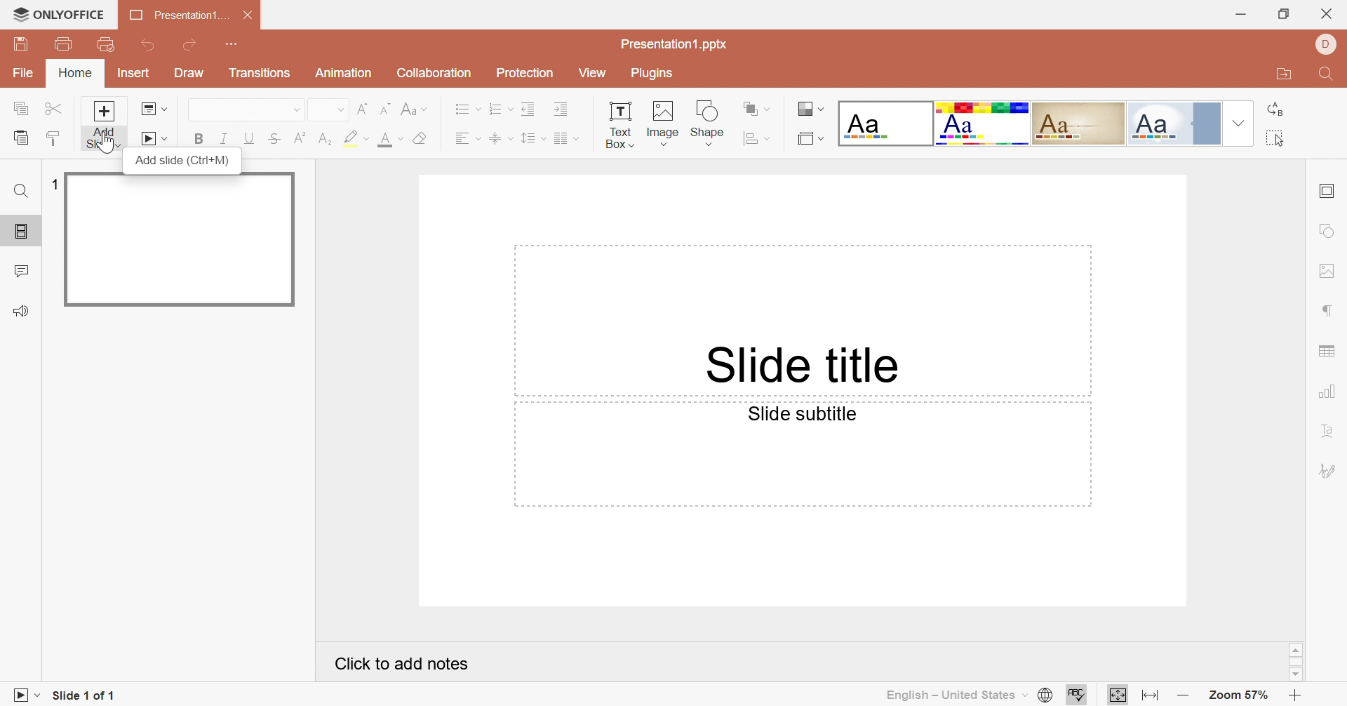 This screenshot has width=1347, height=706. Describe the element at coordinates (340, 110) in the screenshot. I see `Drop Down` at that location.